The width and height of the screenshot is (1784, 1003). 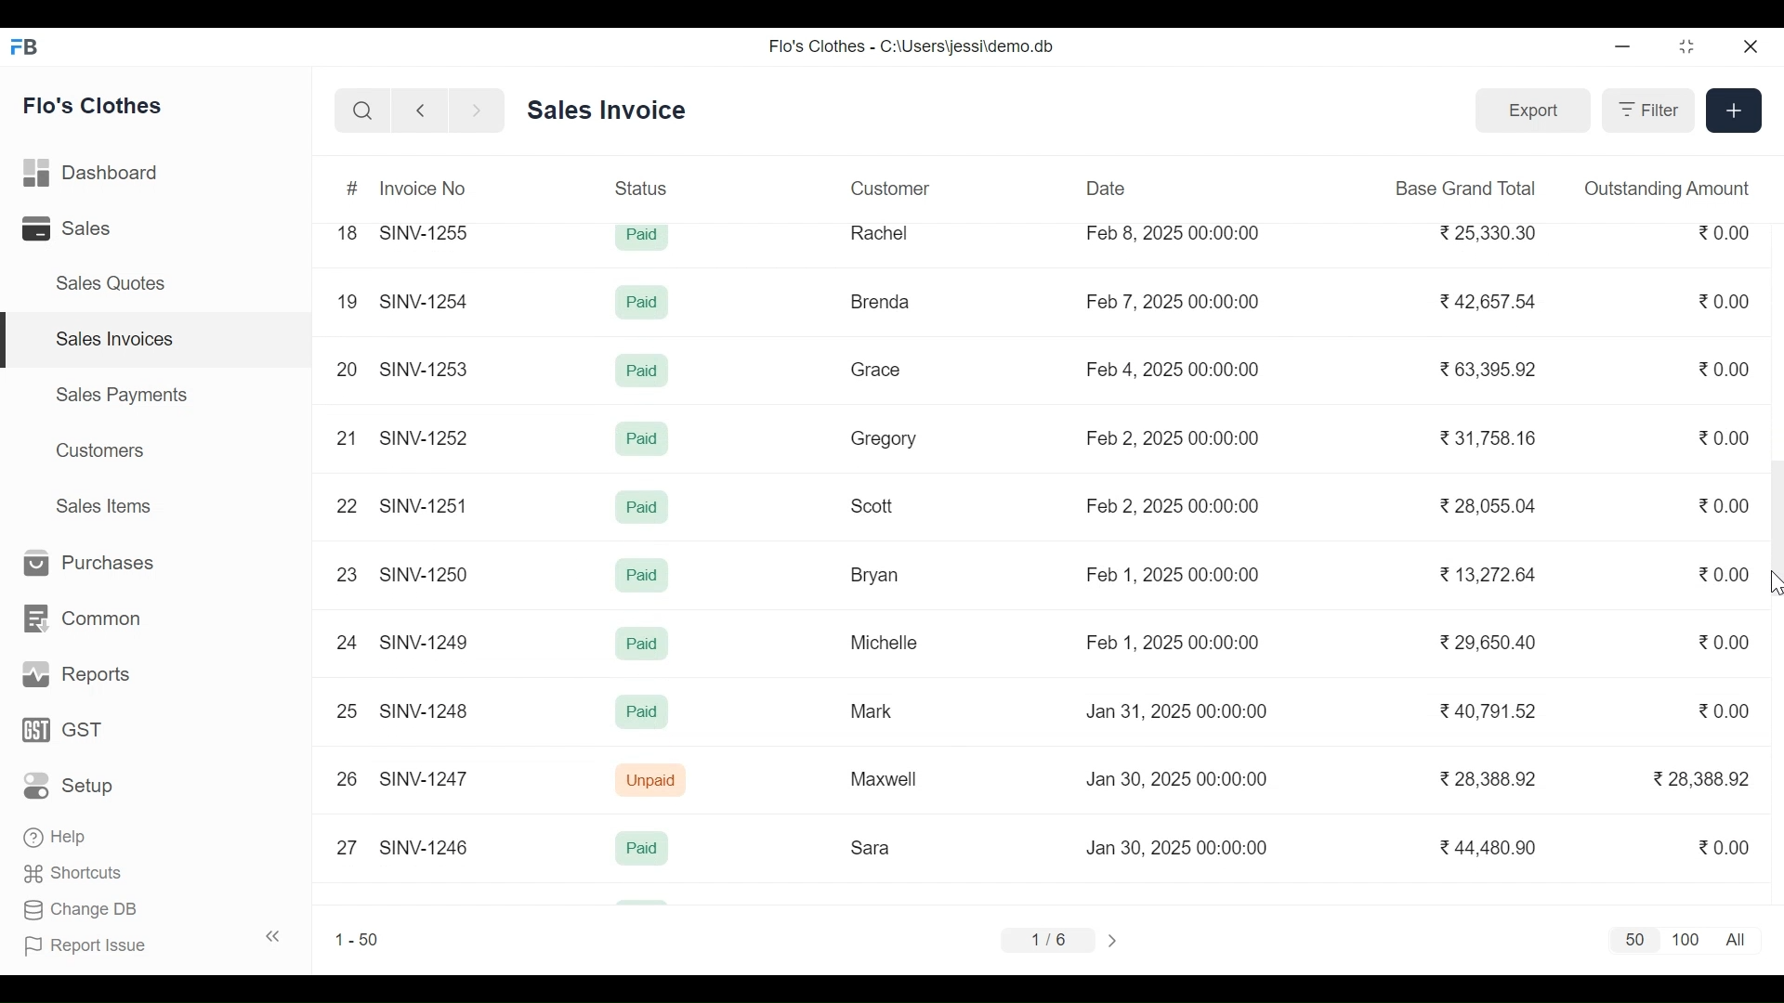 What do you see at coordinates (1487, 642) in the screenshot?
I see `29,650.40` at bounding box center [1487, 642].